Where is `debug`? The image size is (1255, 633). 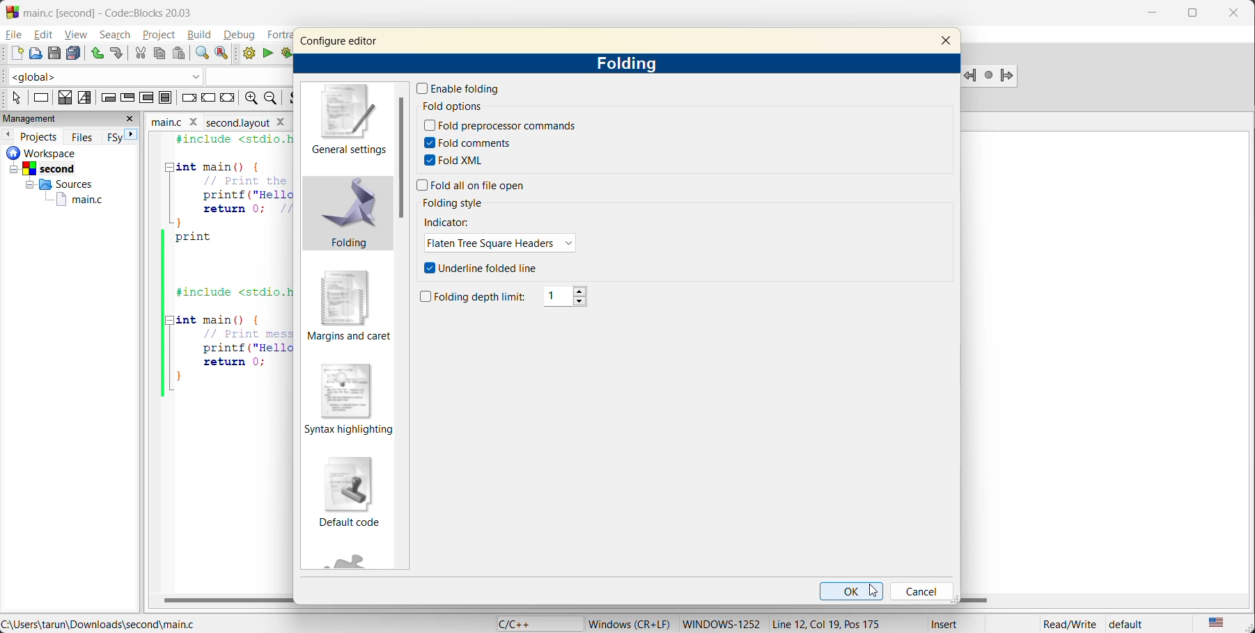 debug is located at coordinates (240, 35).